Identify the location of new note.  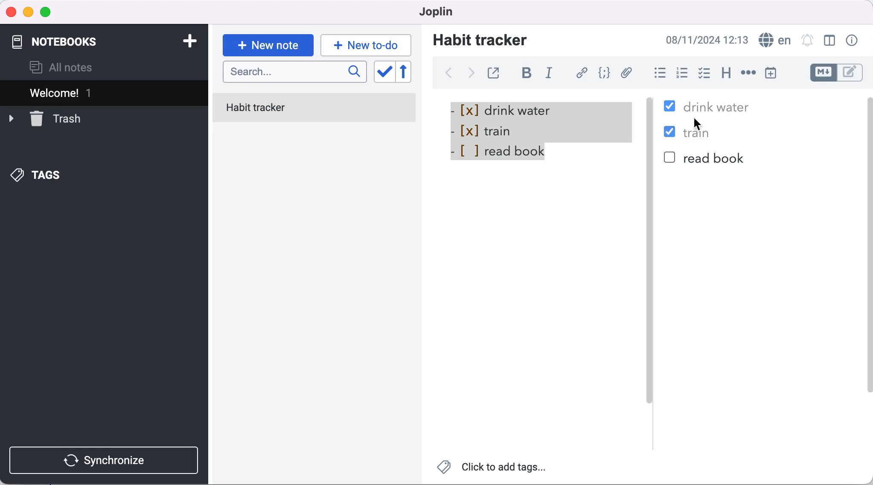
(268, 45).